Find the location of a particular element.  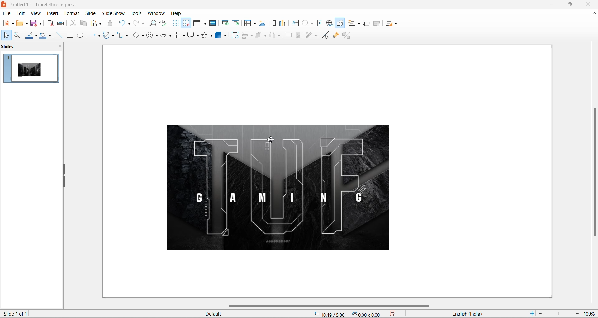

insert is located at coordinates (52, 14).